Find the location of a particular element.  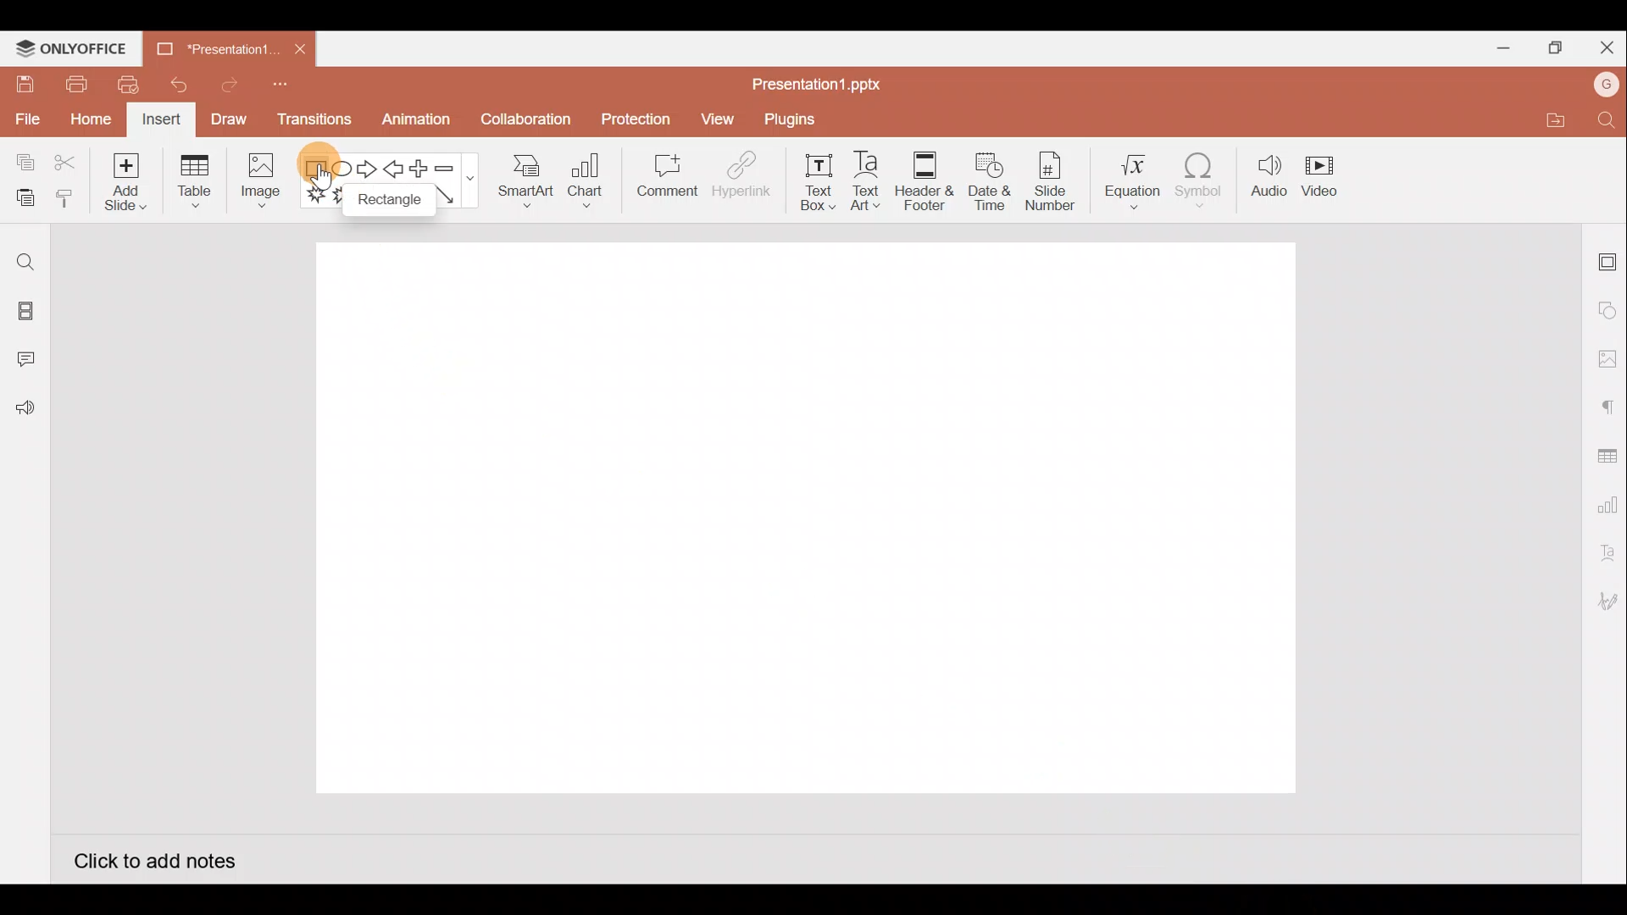

Close document is located at coordinates (300, 44).